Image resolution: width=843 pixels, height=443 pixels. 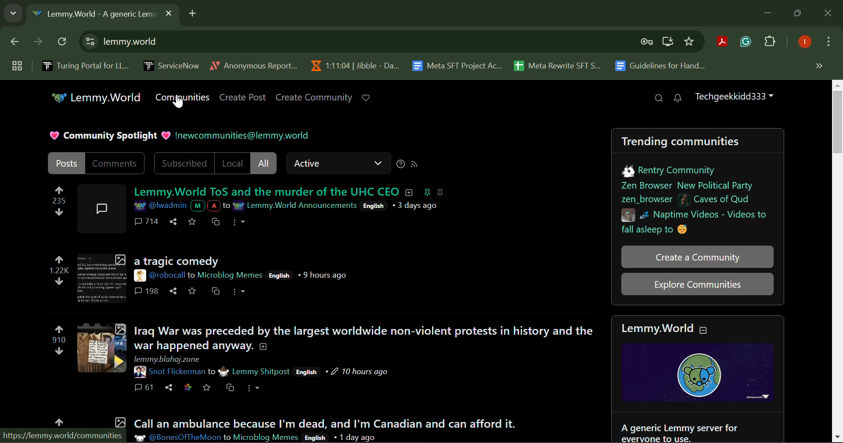 I want to click on Cross-post, so click(x=228, y=387).